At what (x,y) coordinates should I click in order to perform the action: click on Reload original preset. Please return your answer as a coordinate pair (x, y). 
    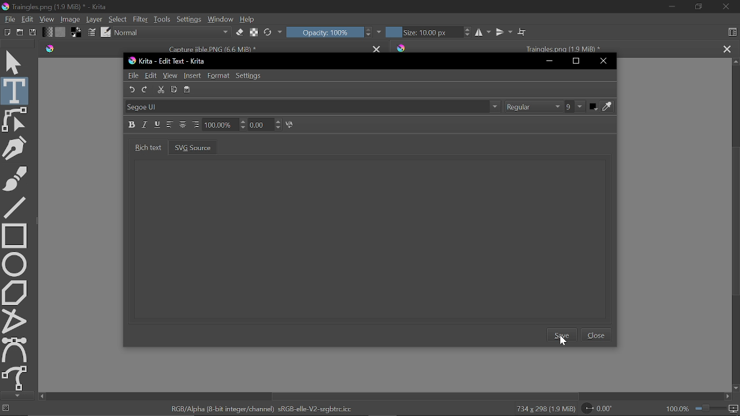
    Looking at the image, I should click on (267, 32).